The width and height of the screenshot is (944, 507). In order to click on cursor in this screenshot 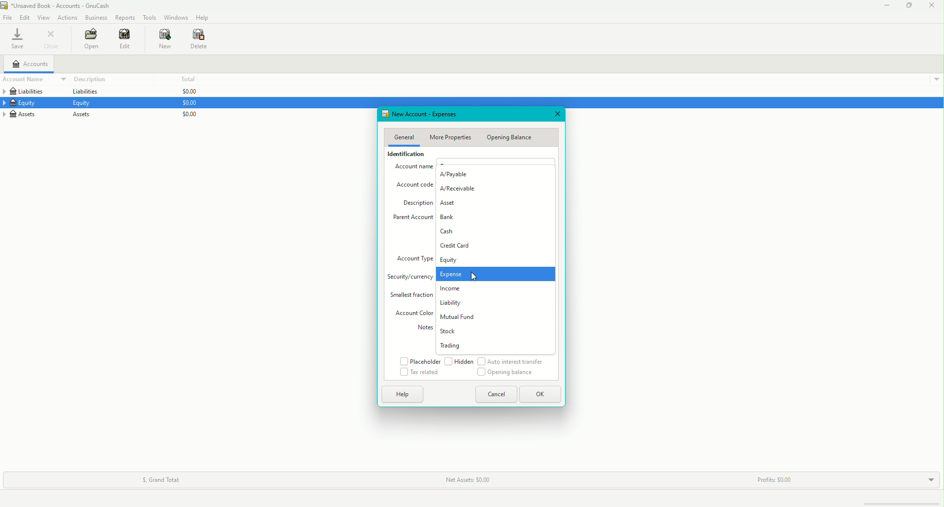, I will do `click(474, 277)`.